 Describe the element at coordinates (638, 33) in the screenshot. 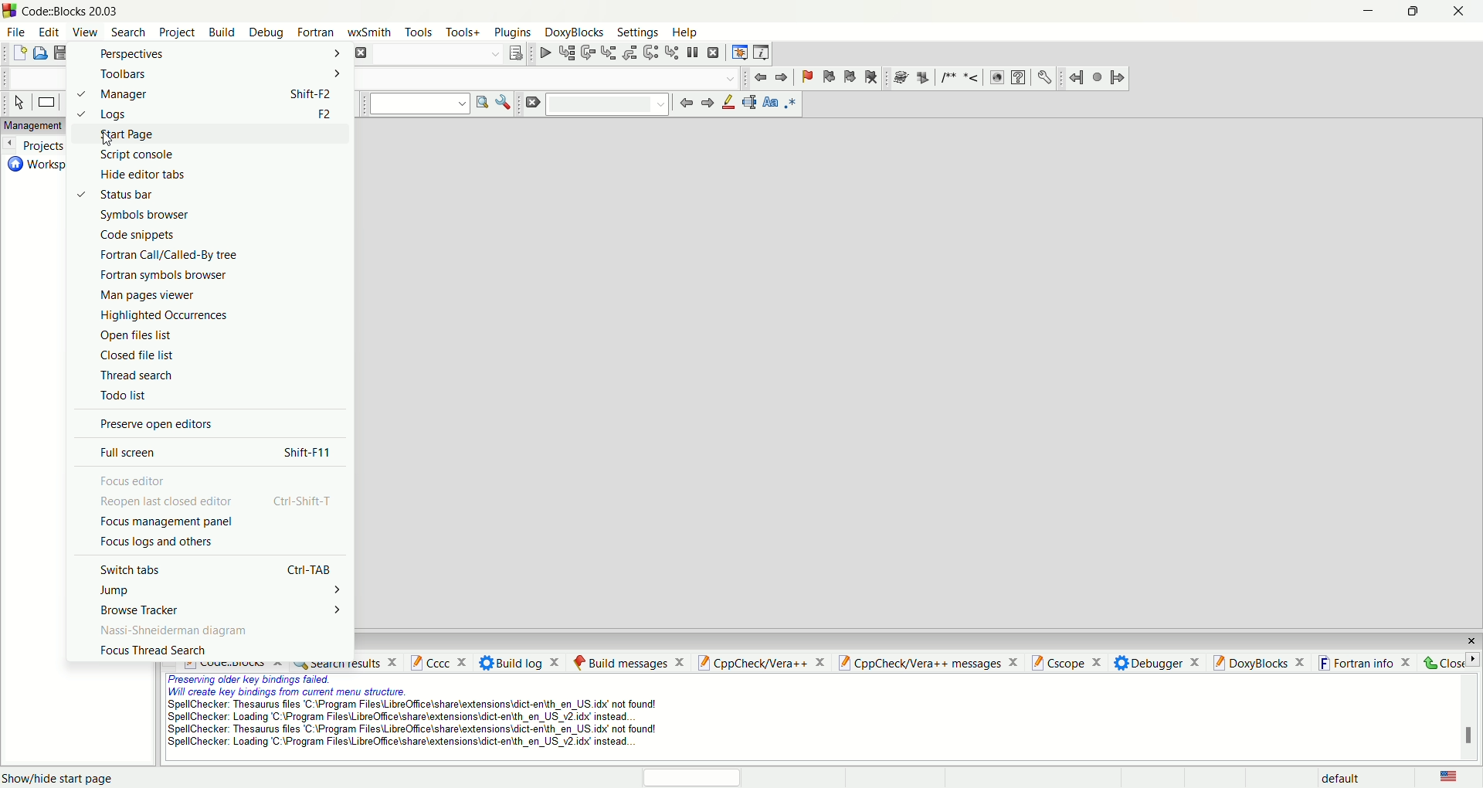

I see `settings` at that location.